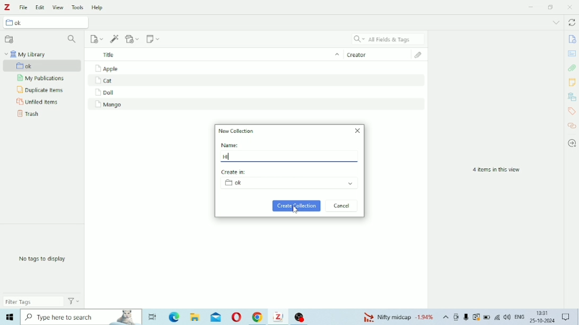 The height and width of the screenshot is (325, 579). I want to click on Filter Tags, so click(33, 301).